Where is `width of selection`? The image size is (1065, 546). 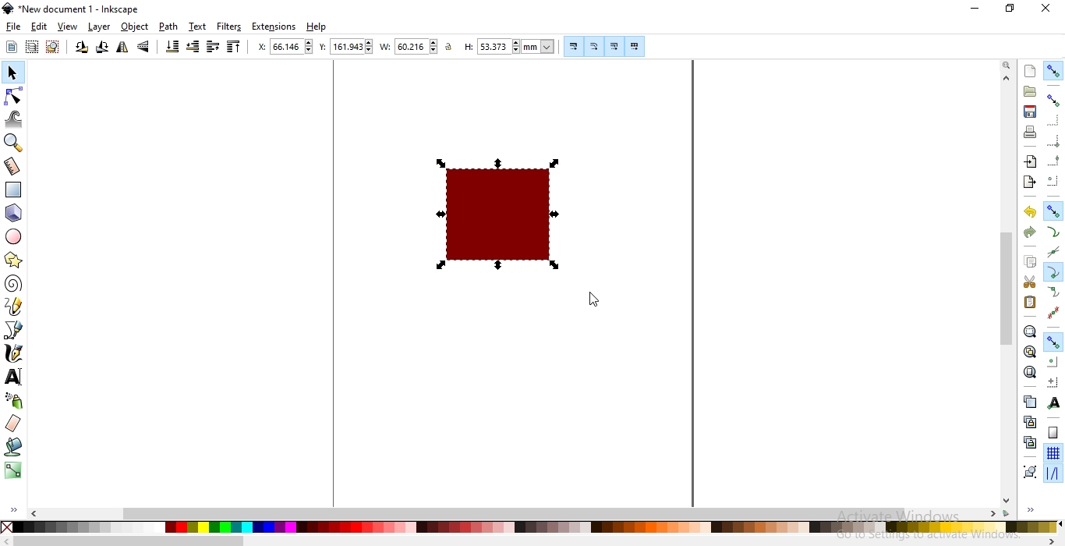 width of selection is located at coordinates (387, 47).